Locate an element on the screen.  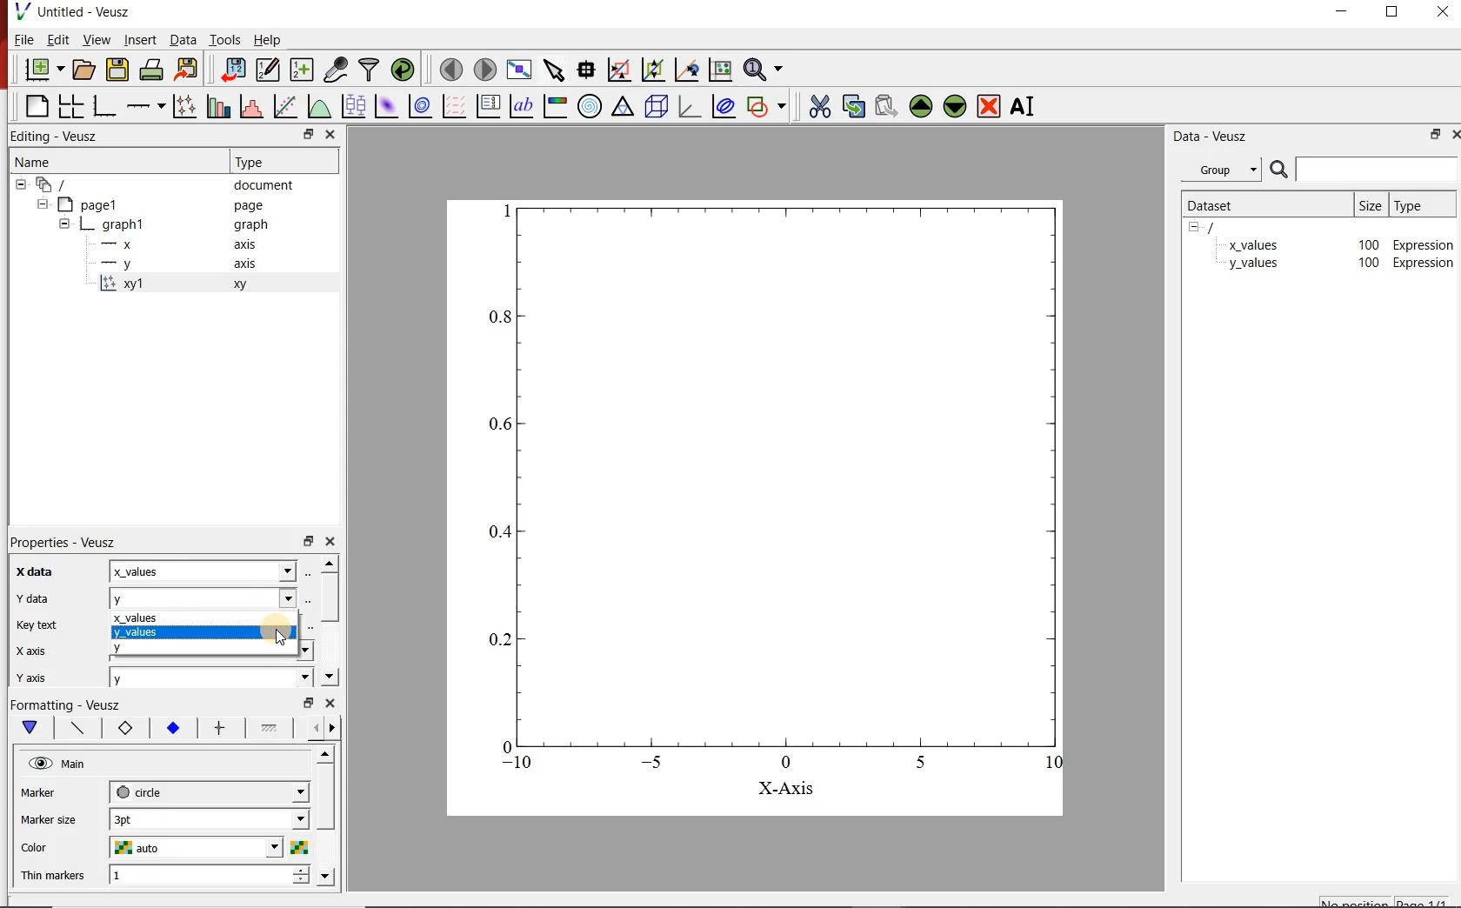
move down the selected widget is located at coordinates (955, 109).